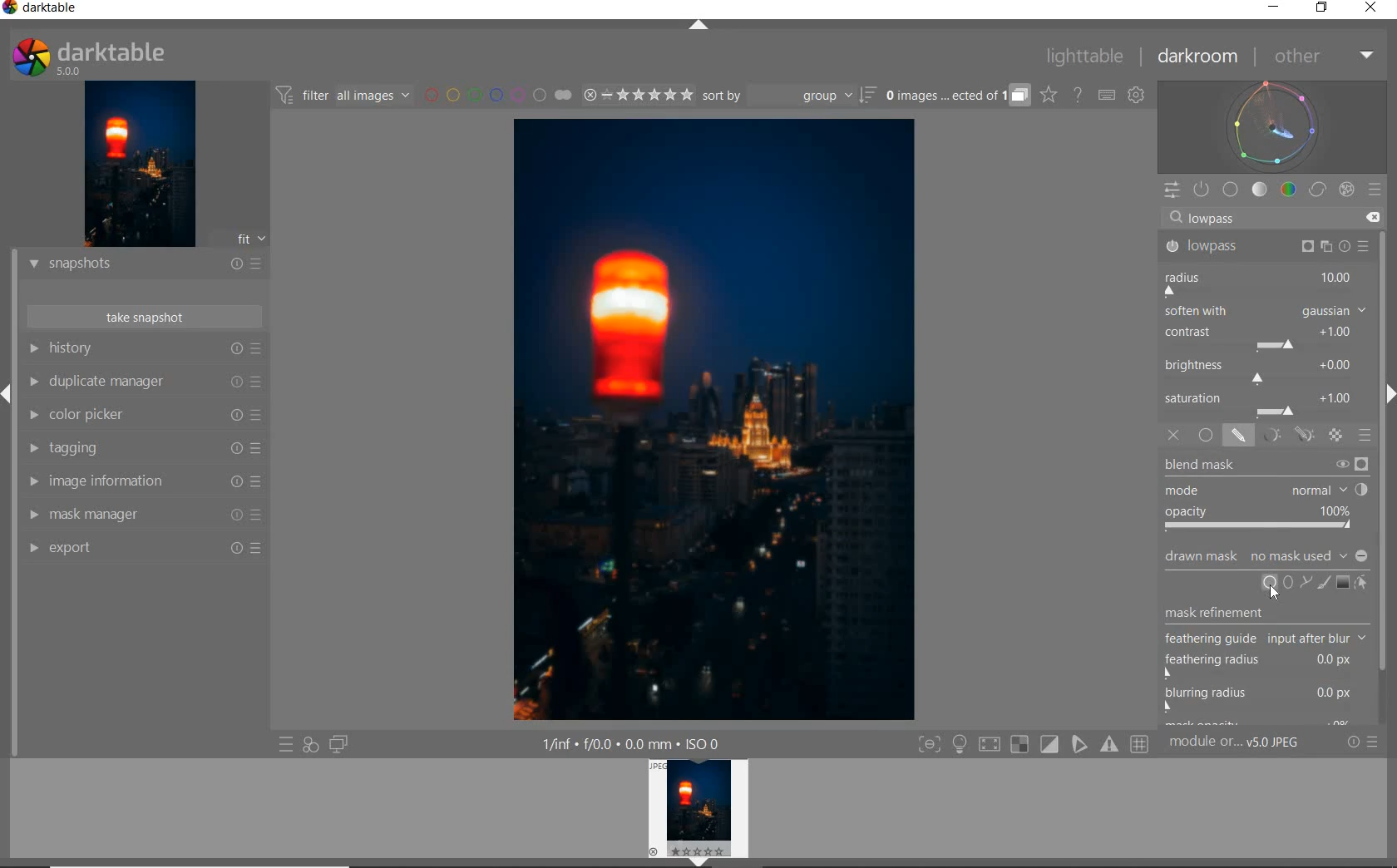 The height and width of the screenshot is (868, 1397). I want to click on Searchbar, so click(1259, 217).